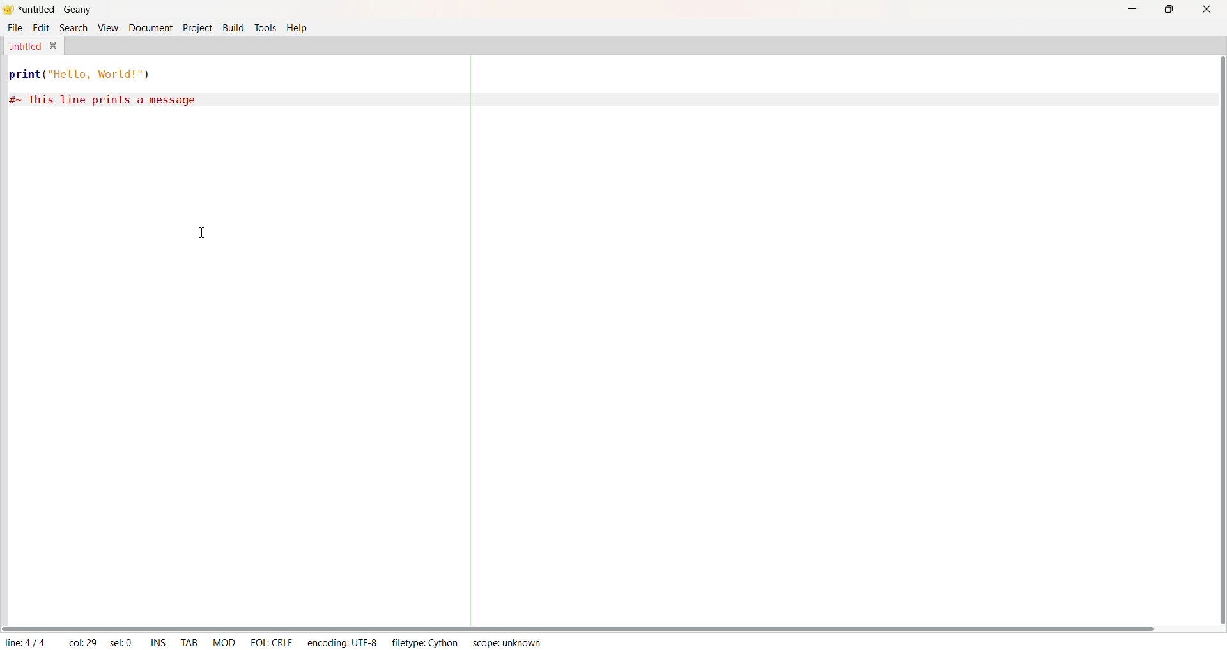 Image resolution: width=1227 pixels, height=650 pixels. What do you see at coordinates (72, 29) in the screenshot?
I see `Search` at bounding box center [72, 29].